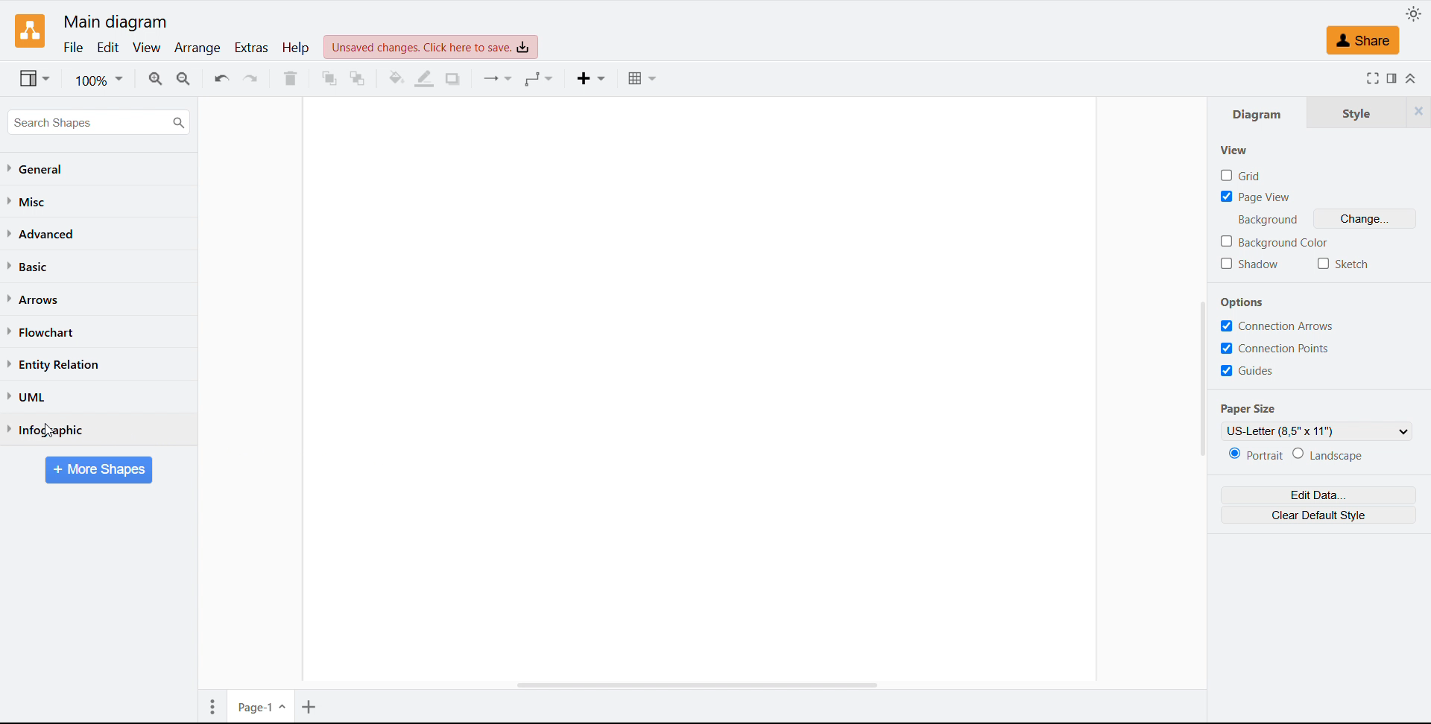 The image size is (1431, 724). Describe the element at coordinates (38, 170) in the screenshot. I see `General ` at that location.